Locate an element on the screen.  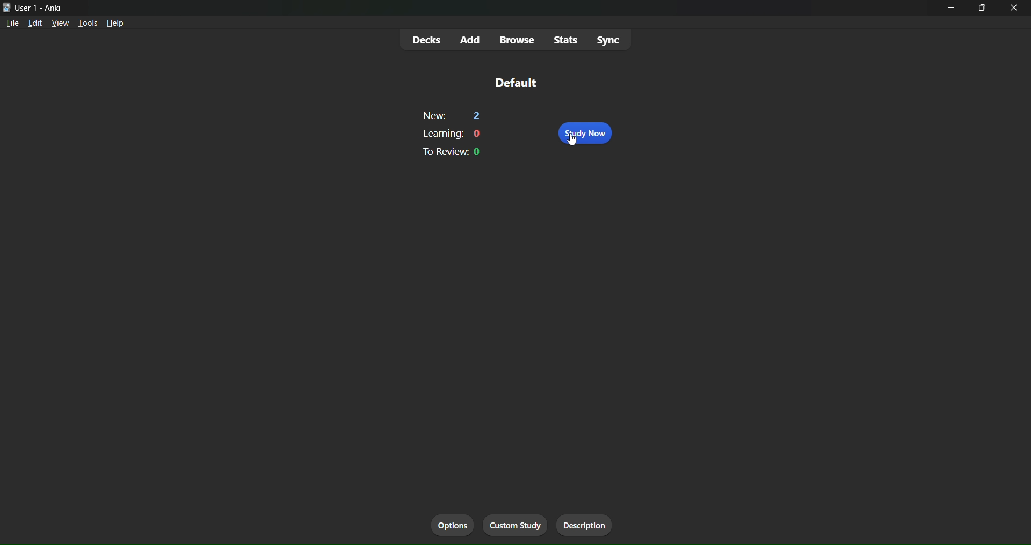
options is located at coordinates (451, 524).